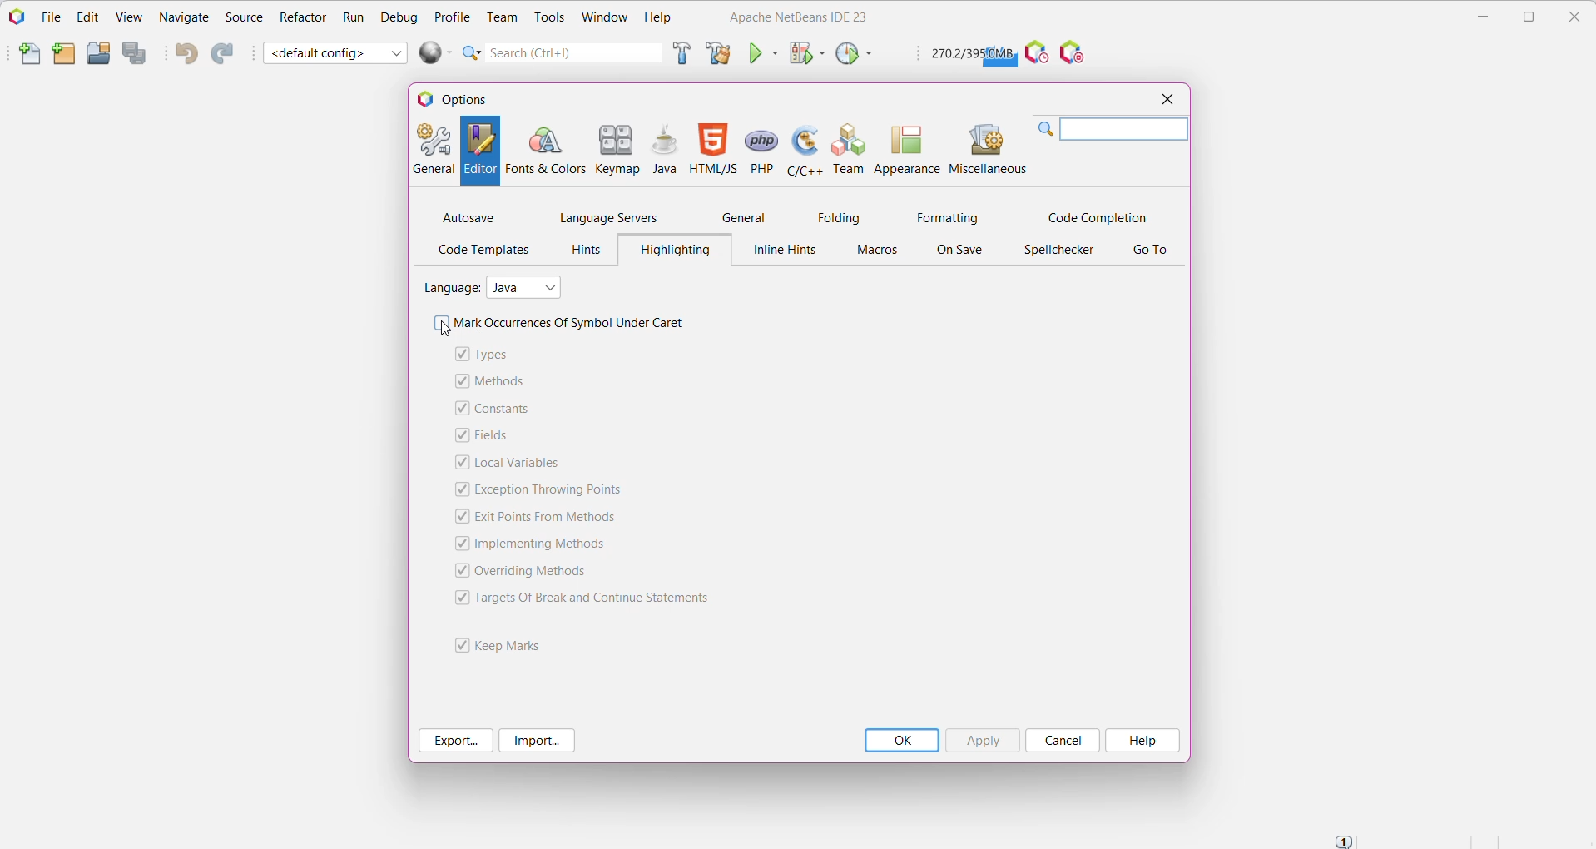  I want to click on Clean and Build Project, so click(718, 52).